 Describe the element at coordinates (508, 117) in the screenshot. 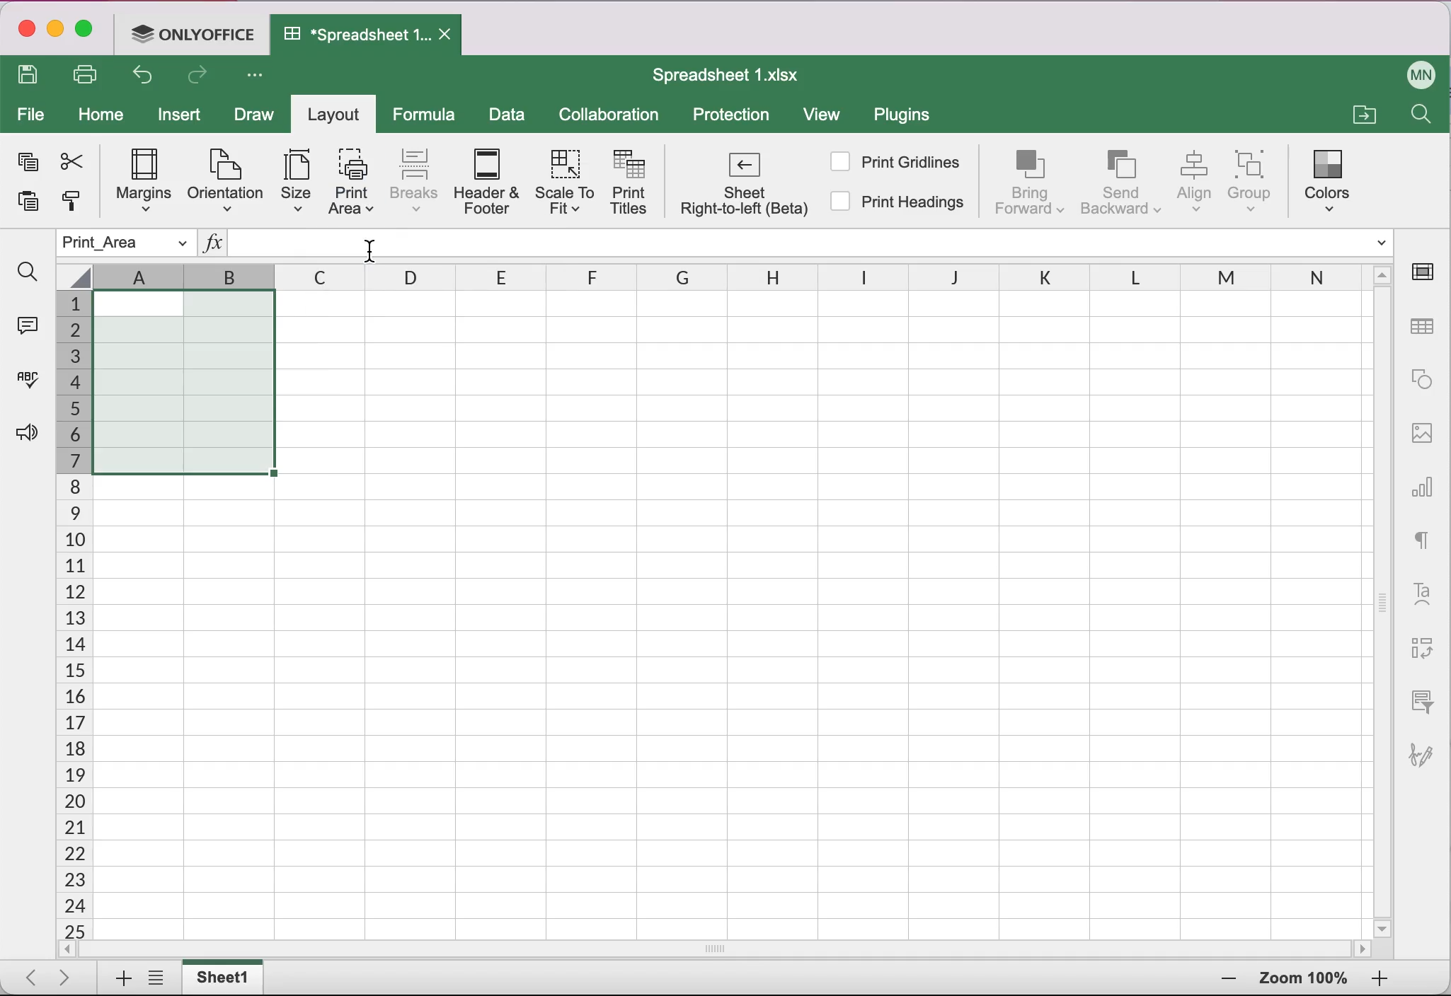

I see `data` at that location.